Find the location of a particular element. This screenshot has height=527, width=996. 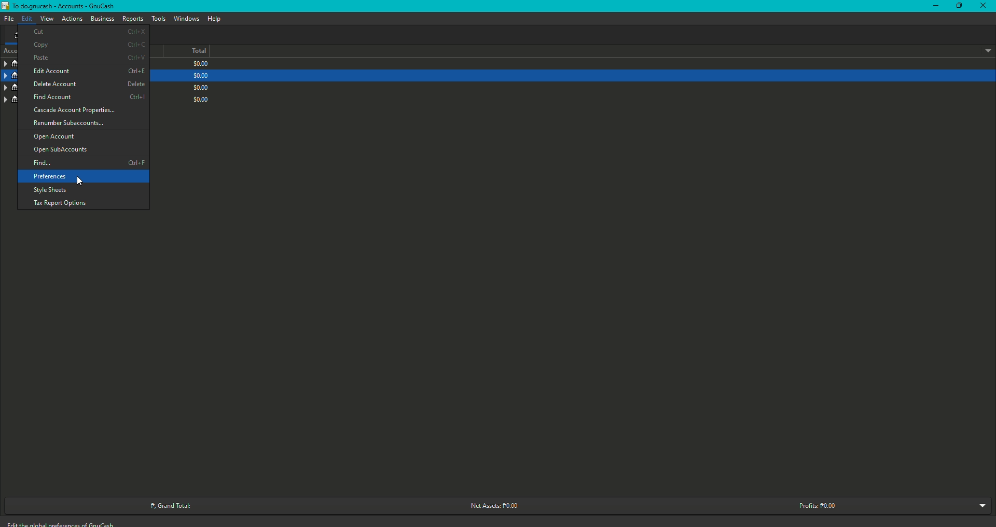

Event description is located at coordinates (65, 523).